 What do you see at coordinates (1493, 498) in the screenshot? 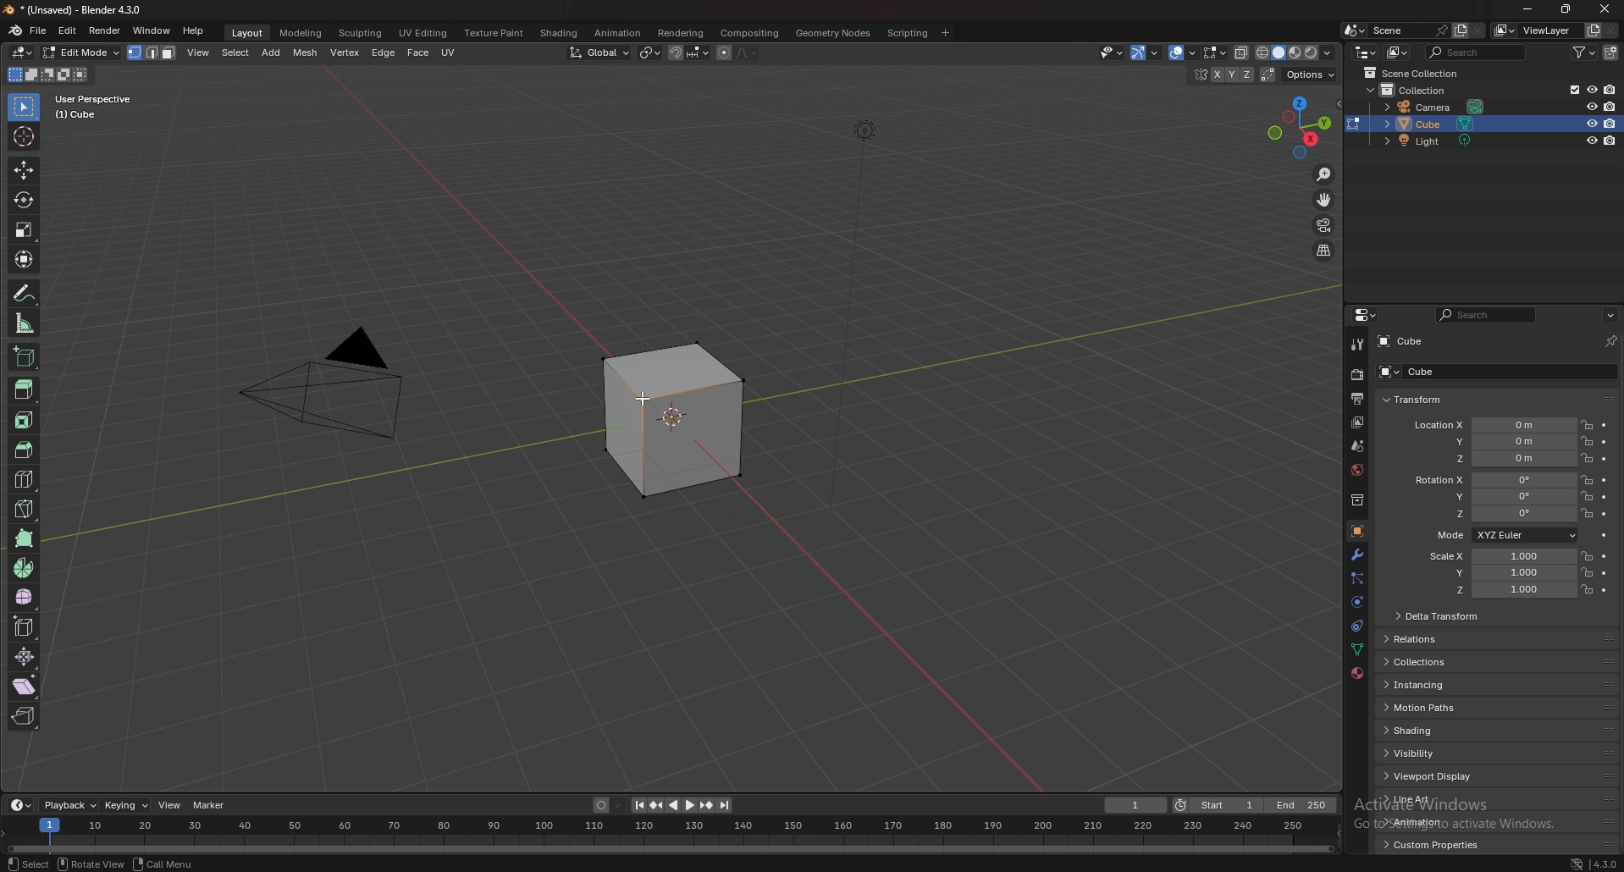
I see `rotation y` at bounding box center [1493, 498].